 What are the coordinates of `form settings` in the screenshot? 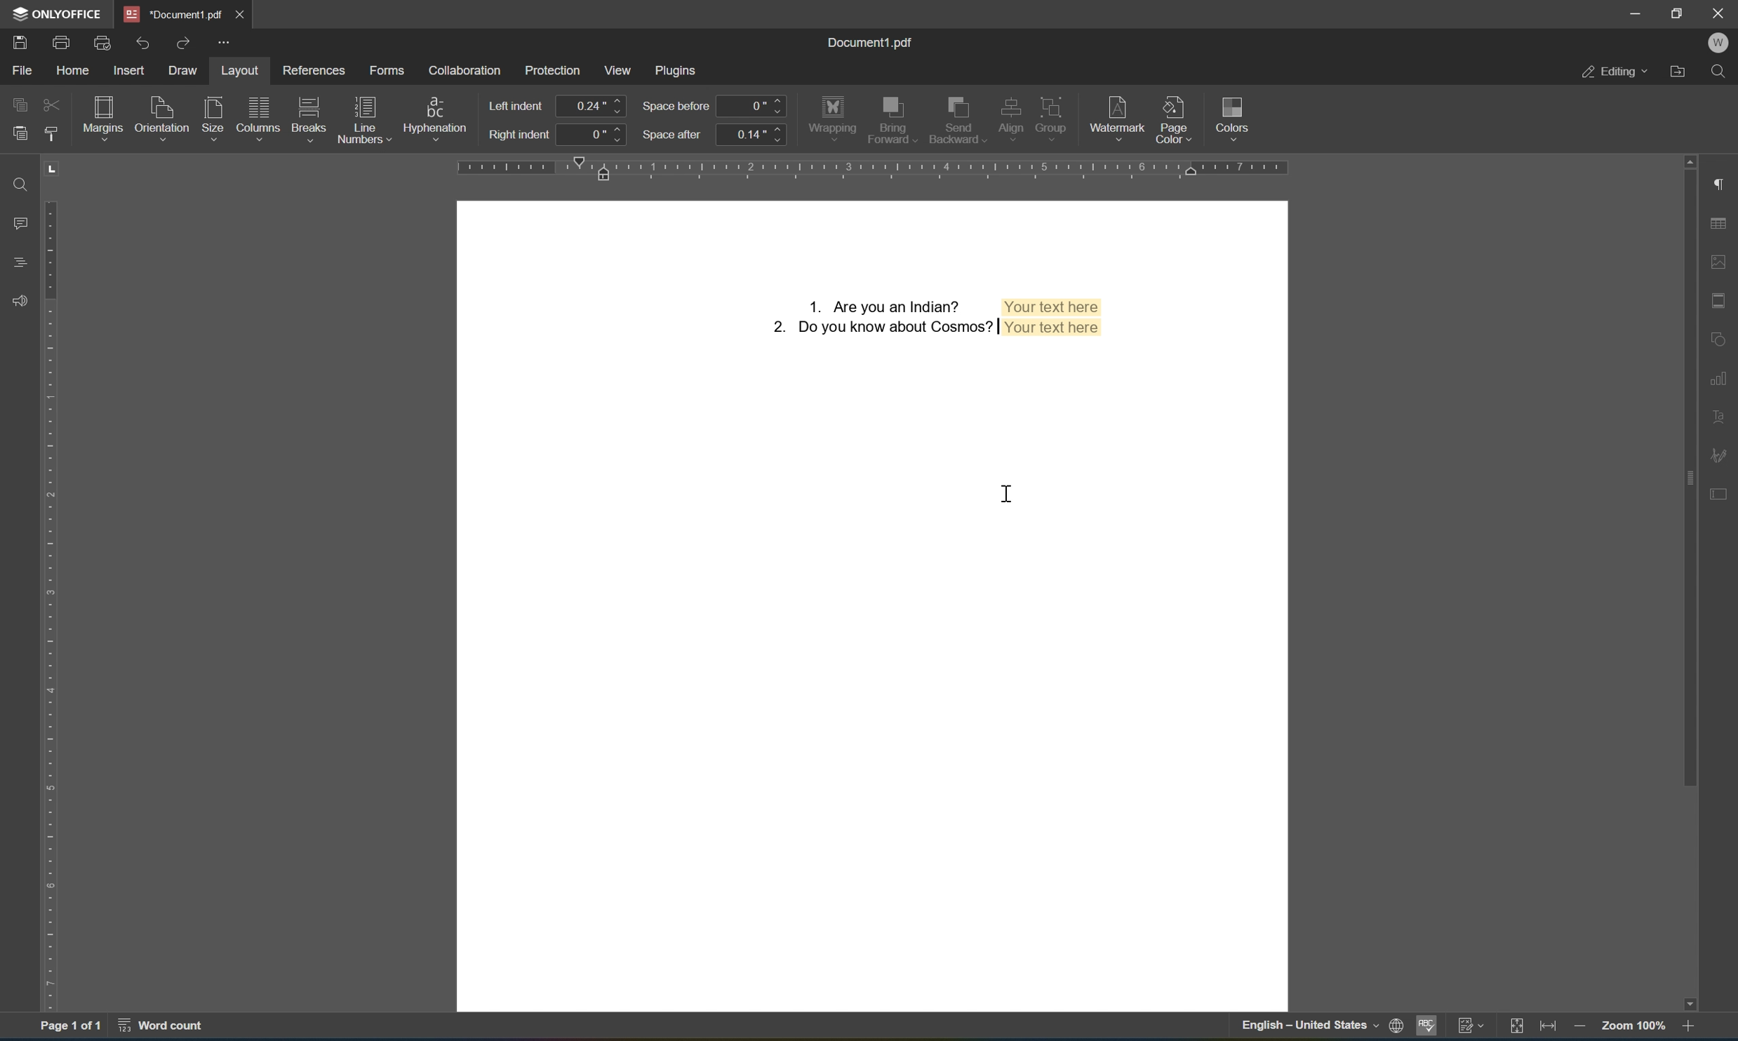 It's located at (1722, 492).